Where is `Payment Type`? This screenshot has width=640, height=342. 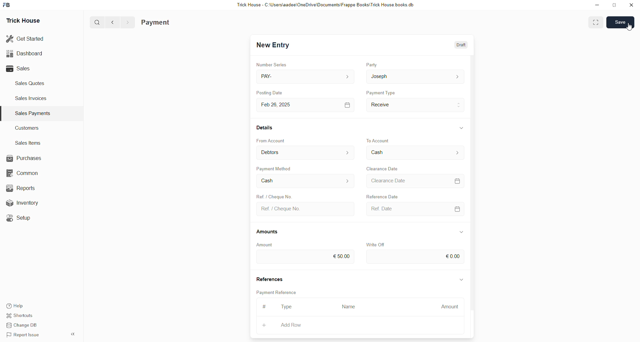 Payment Type is located at coordinates (381, 92).